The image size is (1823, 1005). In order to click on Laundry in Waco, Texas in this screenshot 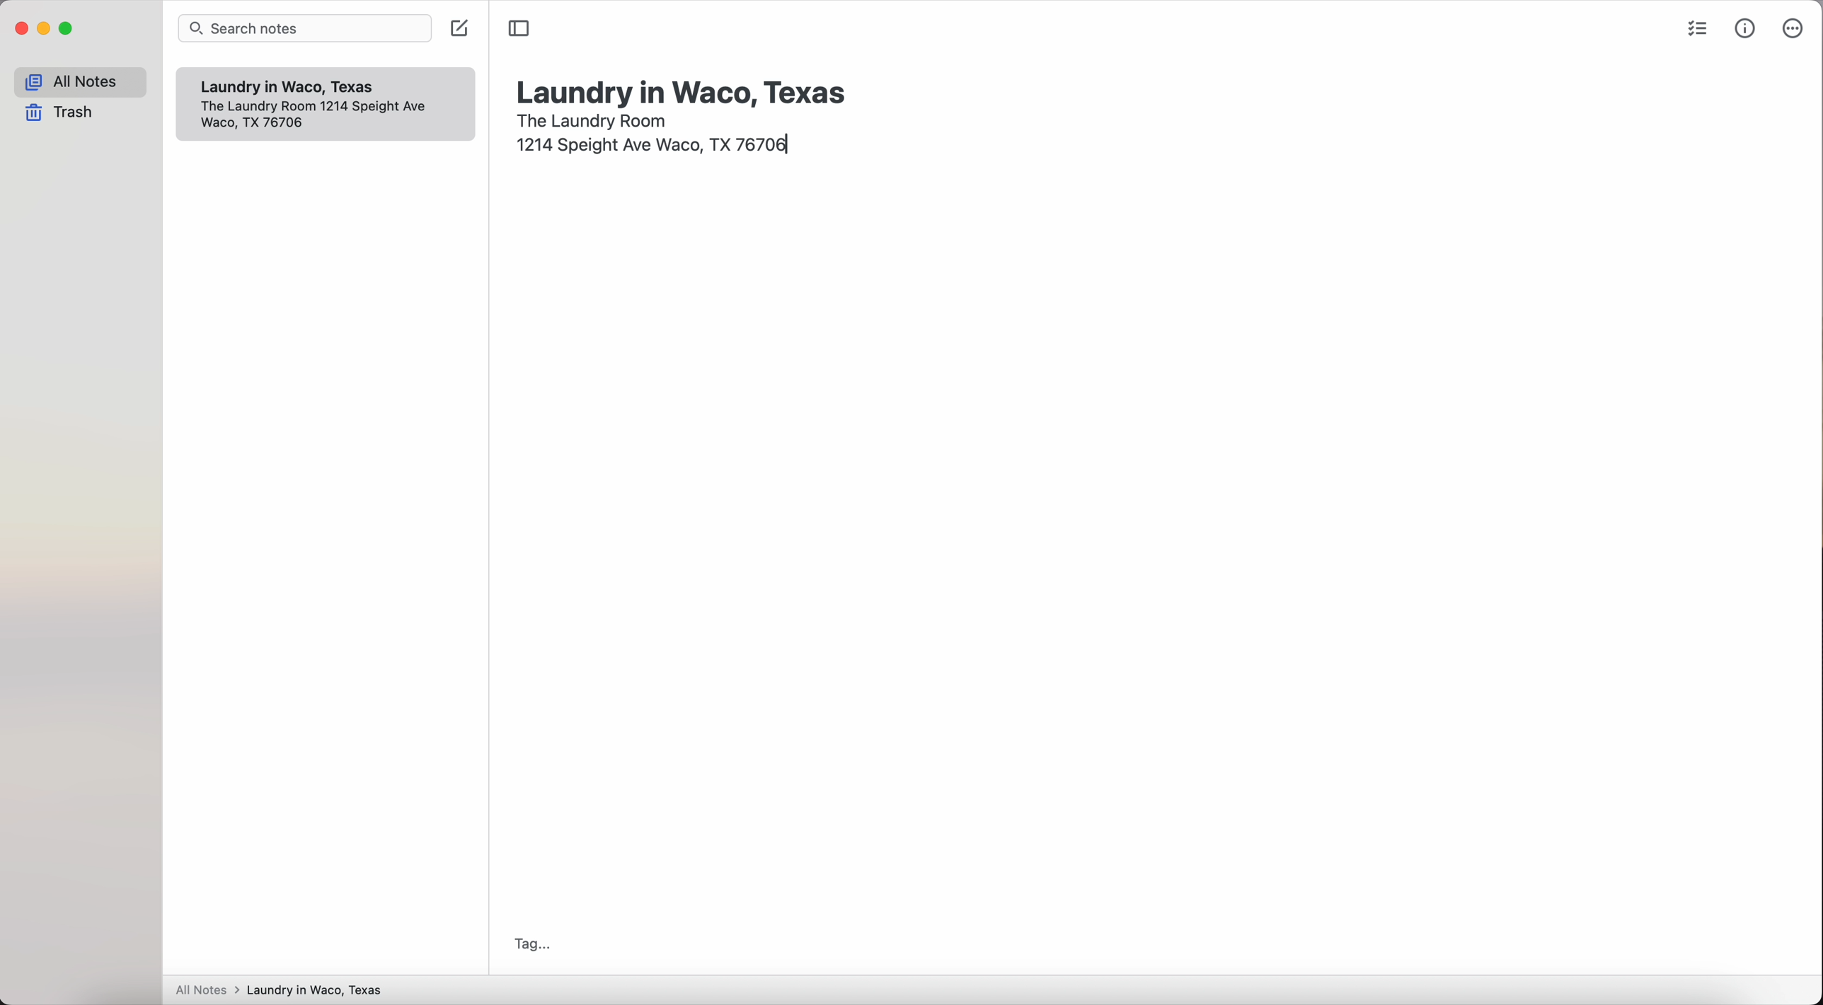, I will do `click(297, 87)`.